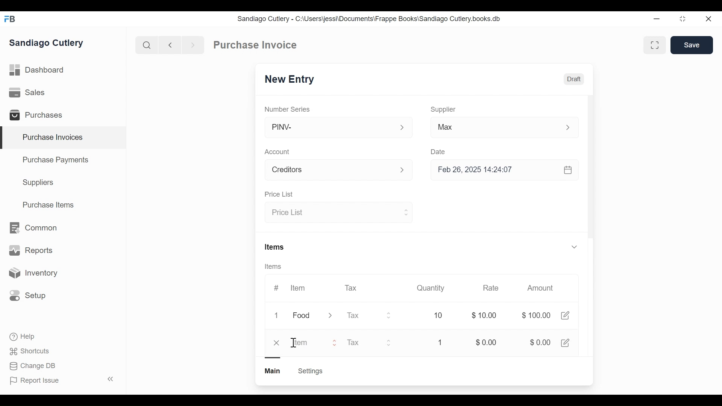  What do you see at coordinates (362, 315) in the screenshot?
I see `Tax` at bounding box center [362, 315].